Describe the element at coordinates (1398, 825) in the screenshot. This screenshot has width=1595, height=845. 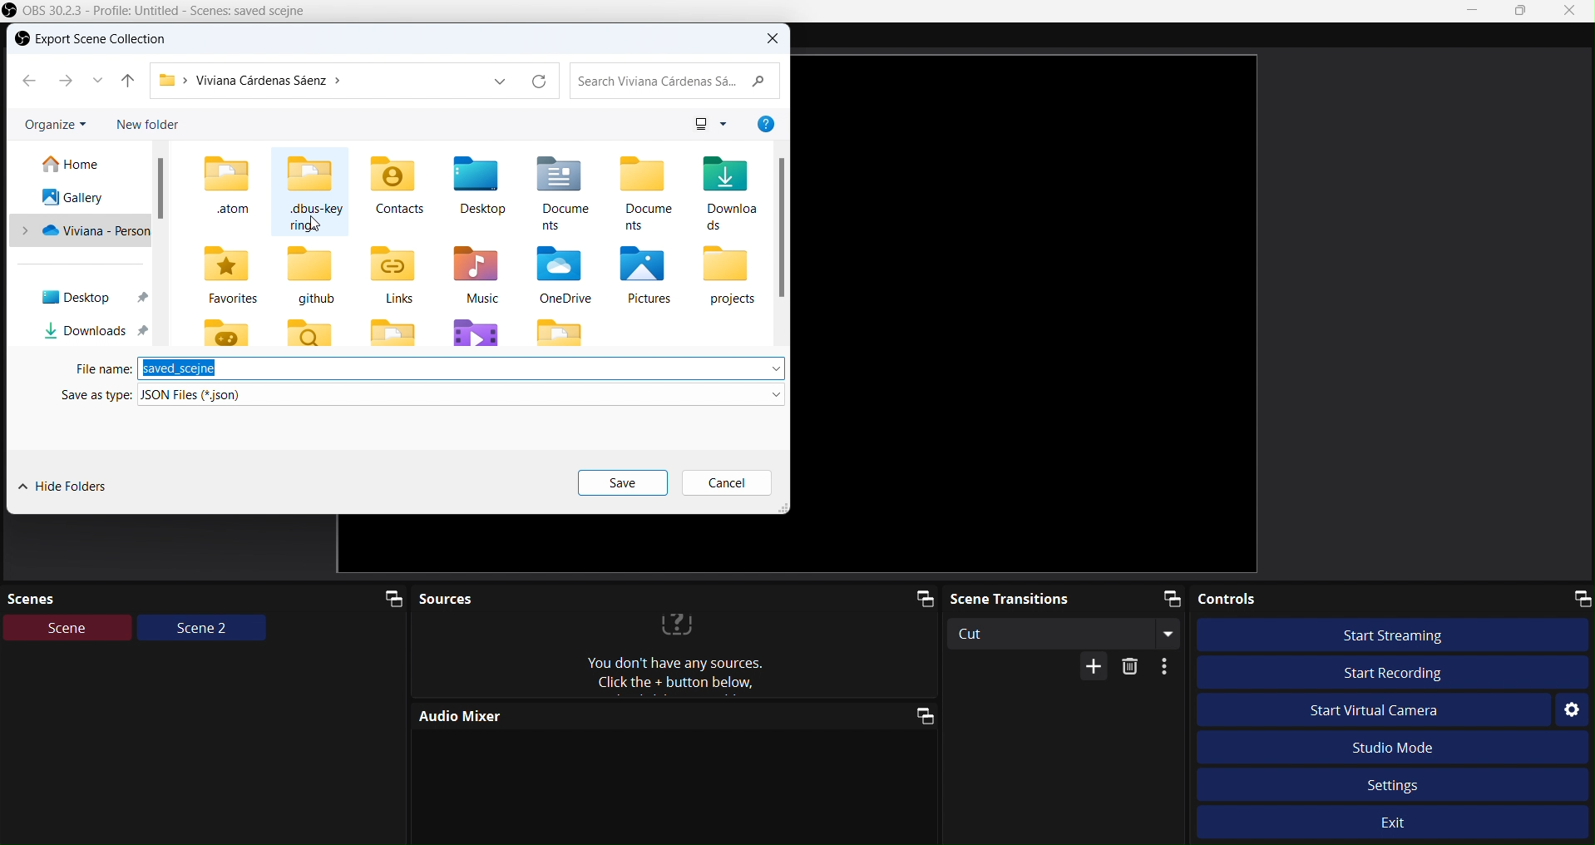
I see `Exit` at that location.